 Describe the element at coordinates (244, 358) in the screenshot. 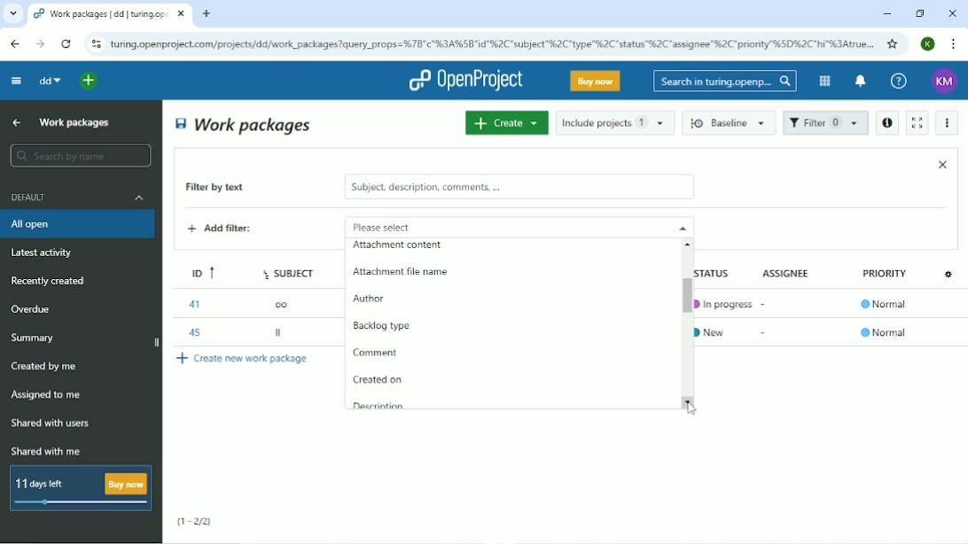

I see `Create new work package` at that location.